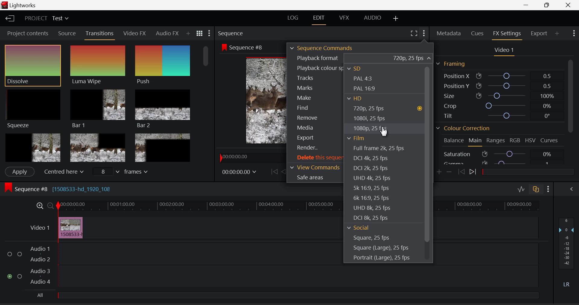  Describe the element at coordinates (574, 33) in the screenshot. I see `Show Settings` at that location.